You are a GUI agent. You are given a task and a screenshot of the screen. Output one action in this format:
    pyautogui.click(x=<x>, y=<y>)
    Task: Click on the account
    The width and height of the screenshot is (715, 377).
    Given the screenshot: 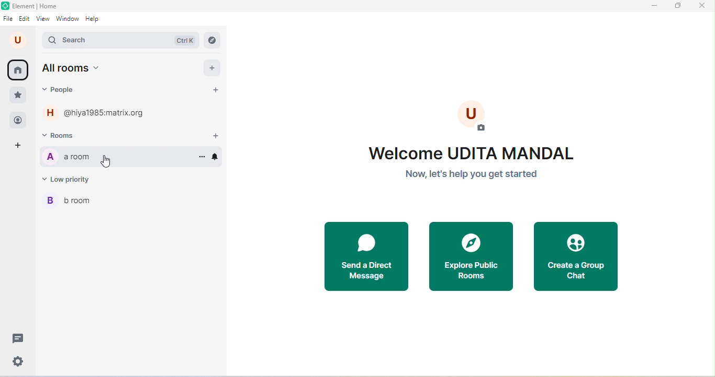 What is the action you would take?
    pyautogui.click(x=20, y=40)
    